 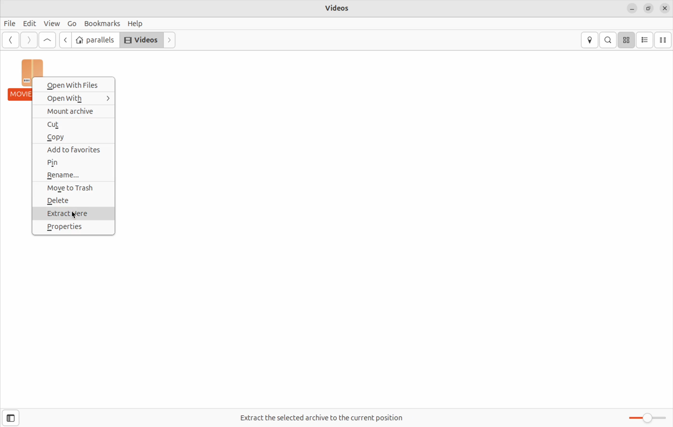 I want to click on bookmarks, so click(x=101, y=23).